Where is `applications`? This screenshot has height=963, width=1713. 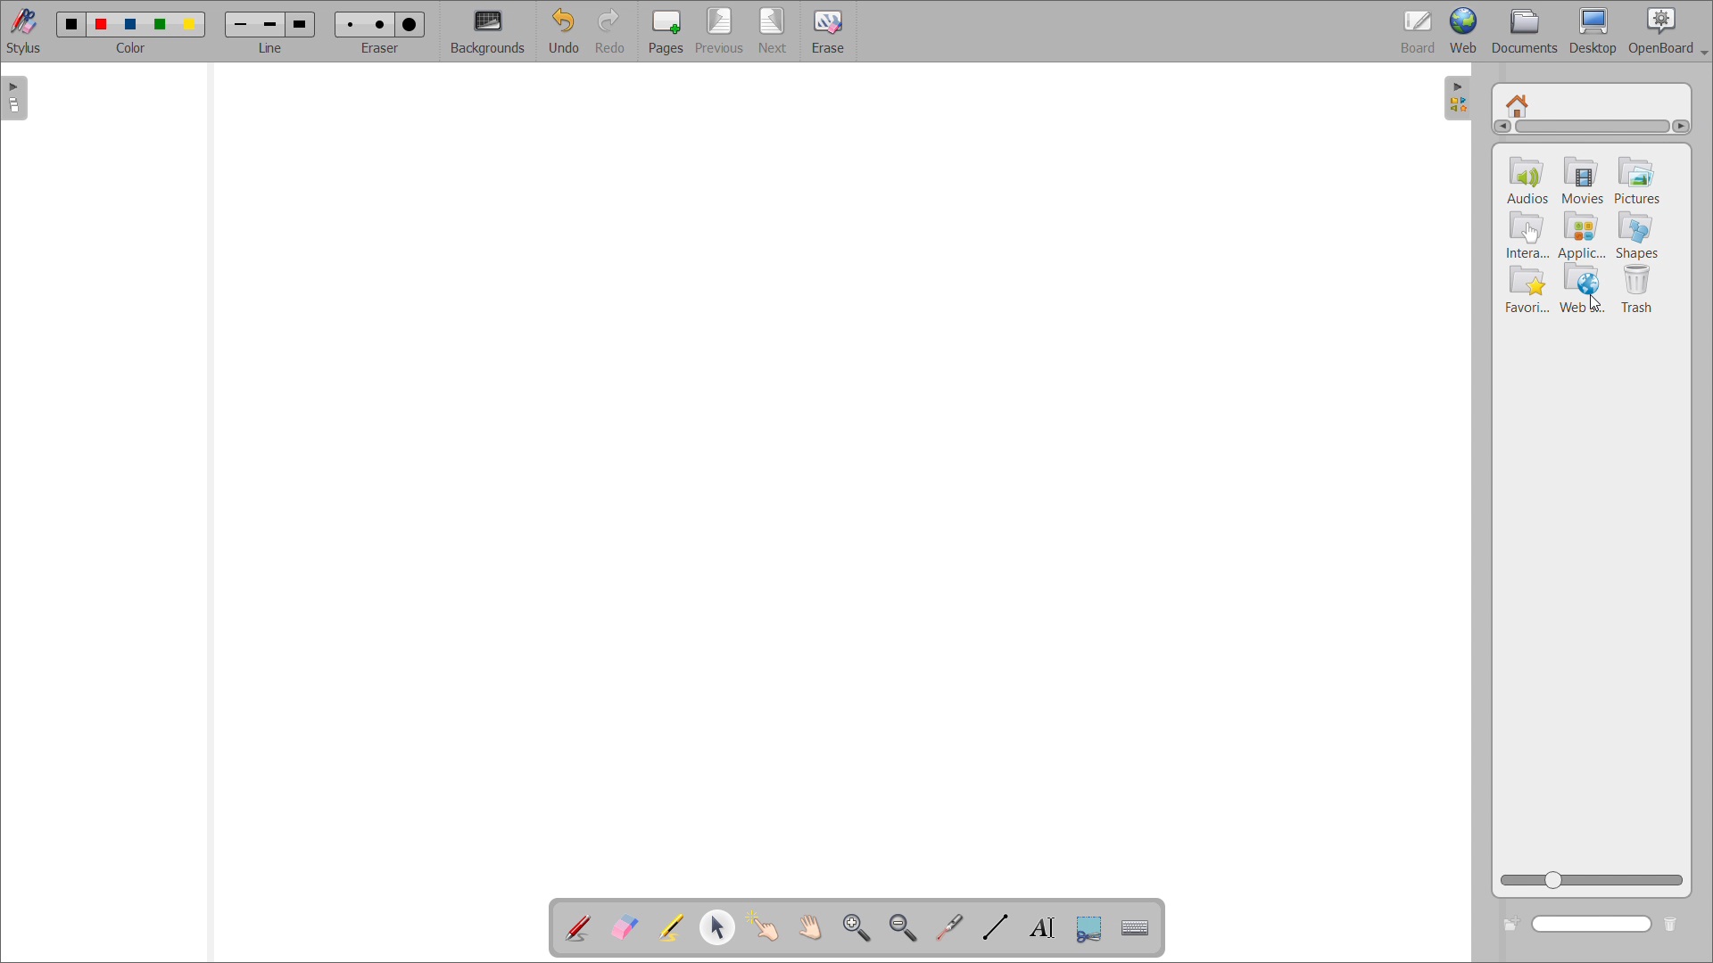 applications is located at coordinates (1584, 235).